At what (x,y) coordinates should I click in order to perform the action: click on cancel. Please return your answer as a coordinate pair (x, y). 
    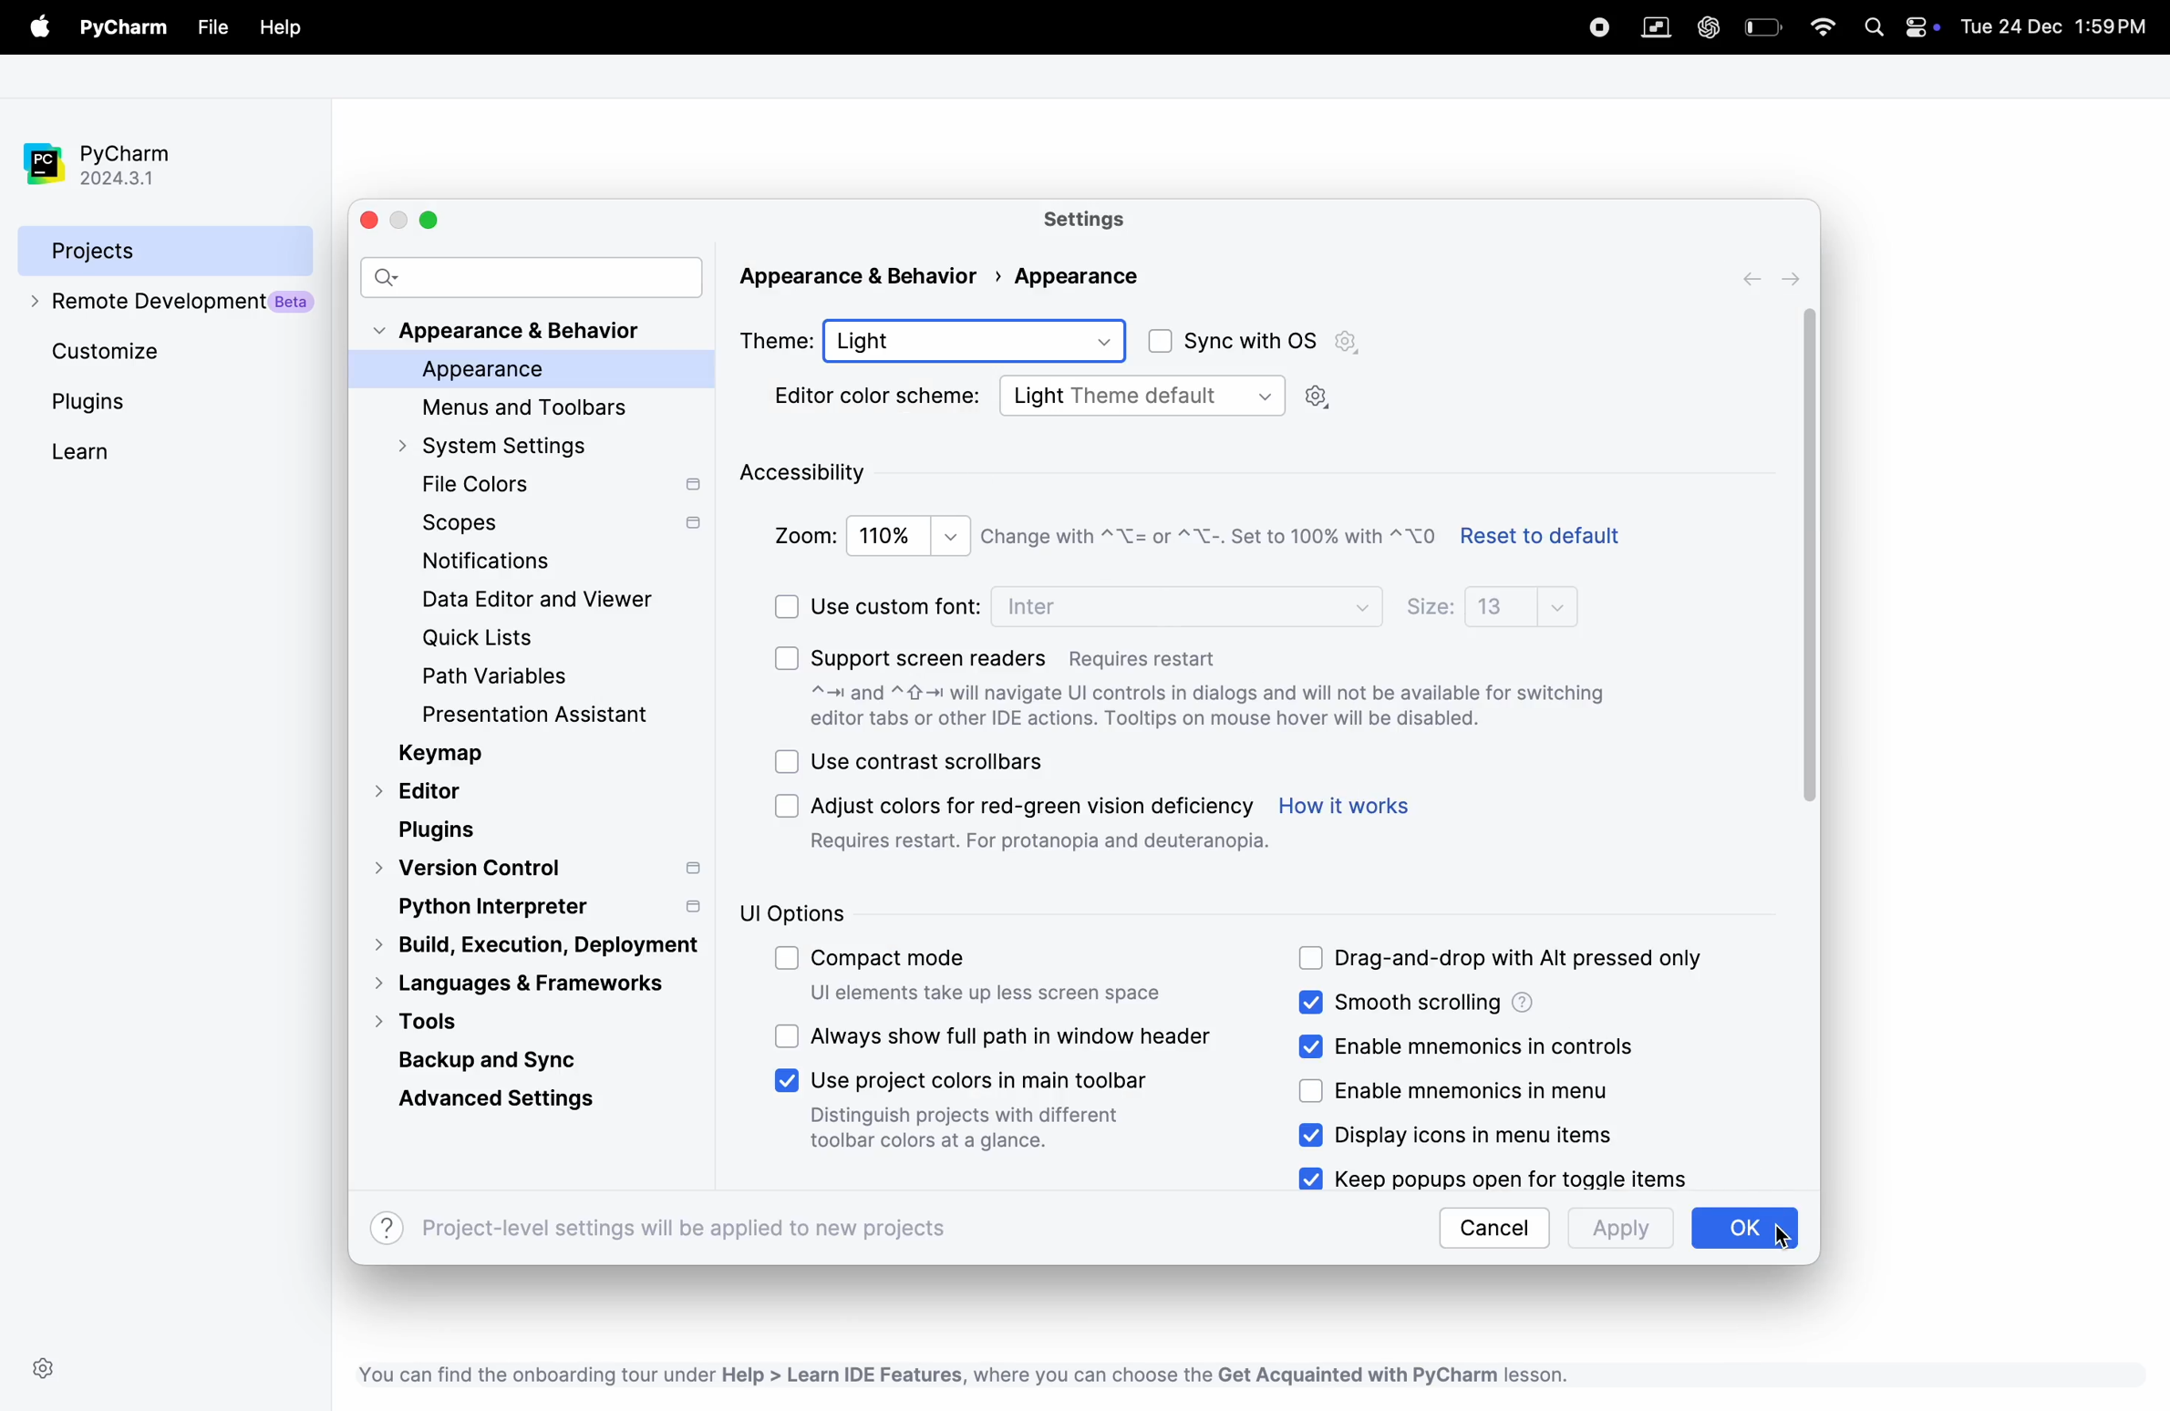
    Looking at the image, I should click on (1496, 1229).